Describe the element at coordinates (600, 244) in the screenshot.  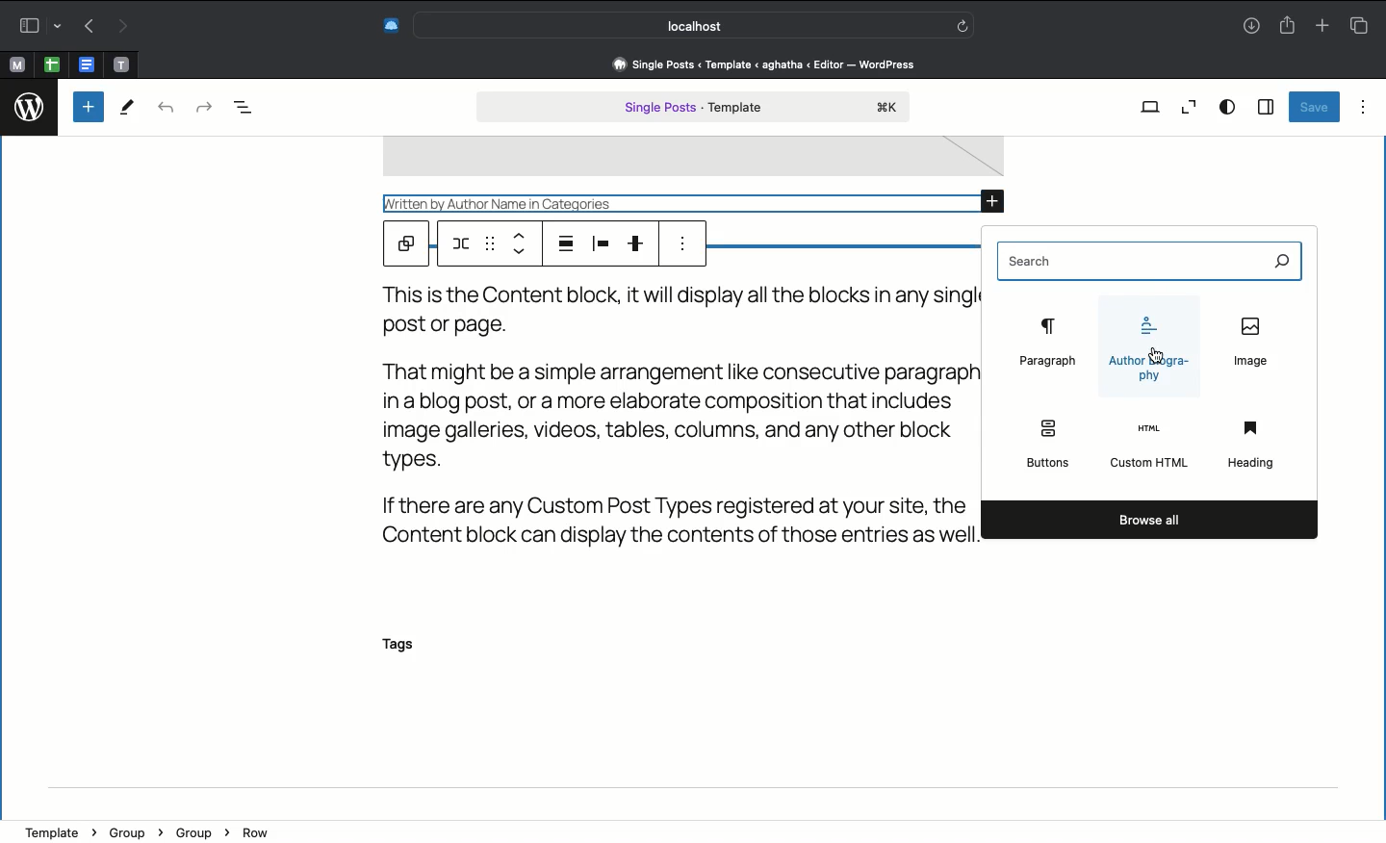
I see `Item justification` at that location.